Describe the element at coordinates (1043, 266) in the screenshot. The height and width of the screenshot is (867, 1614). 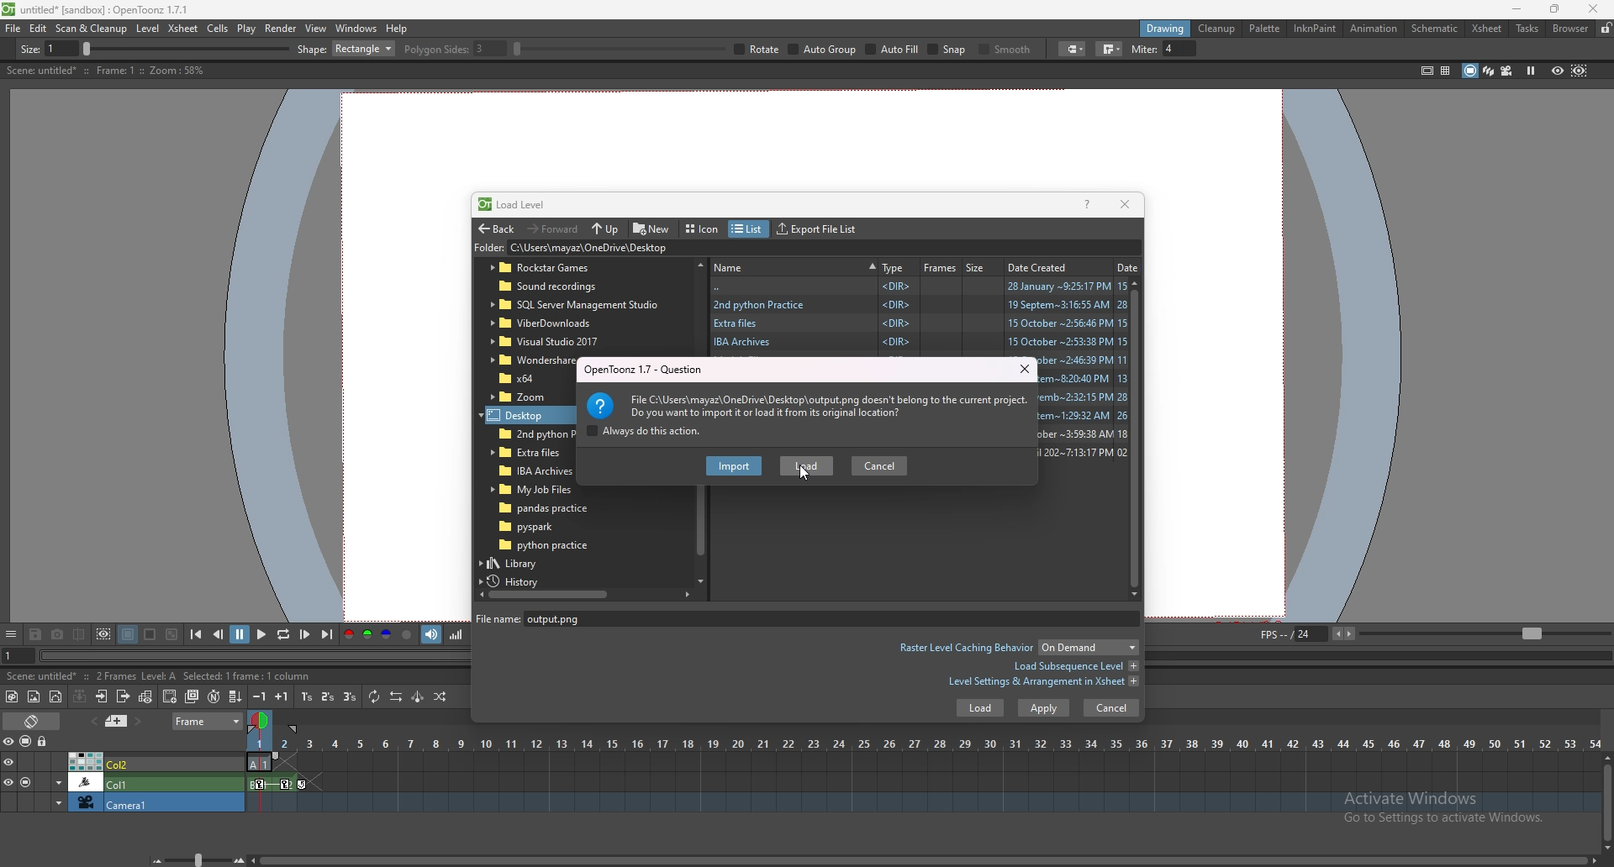
I see `date created` at that location.